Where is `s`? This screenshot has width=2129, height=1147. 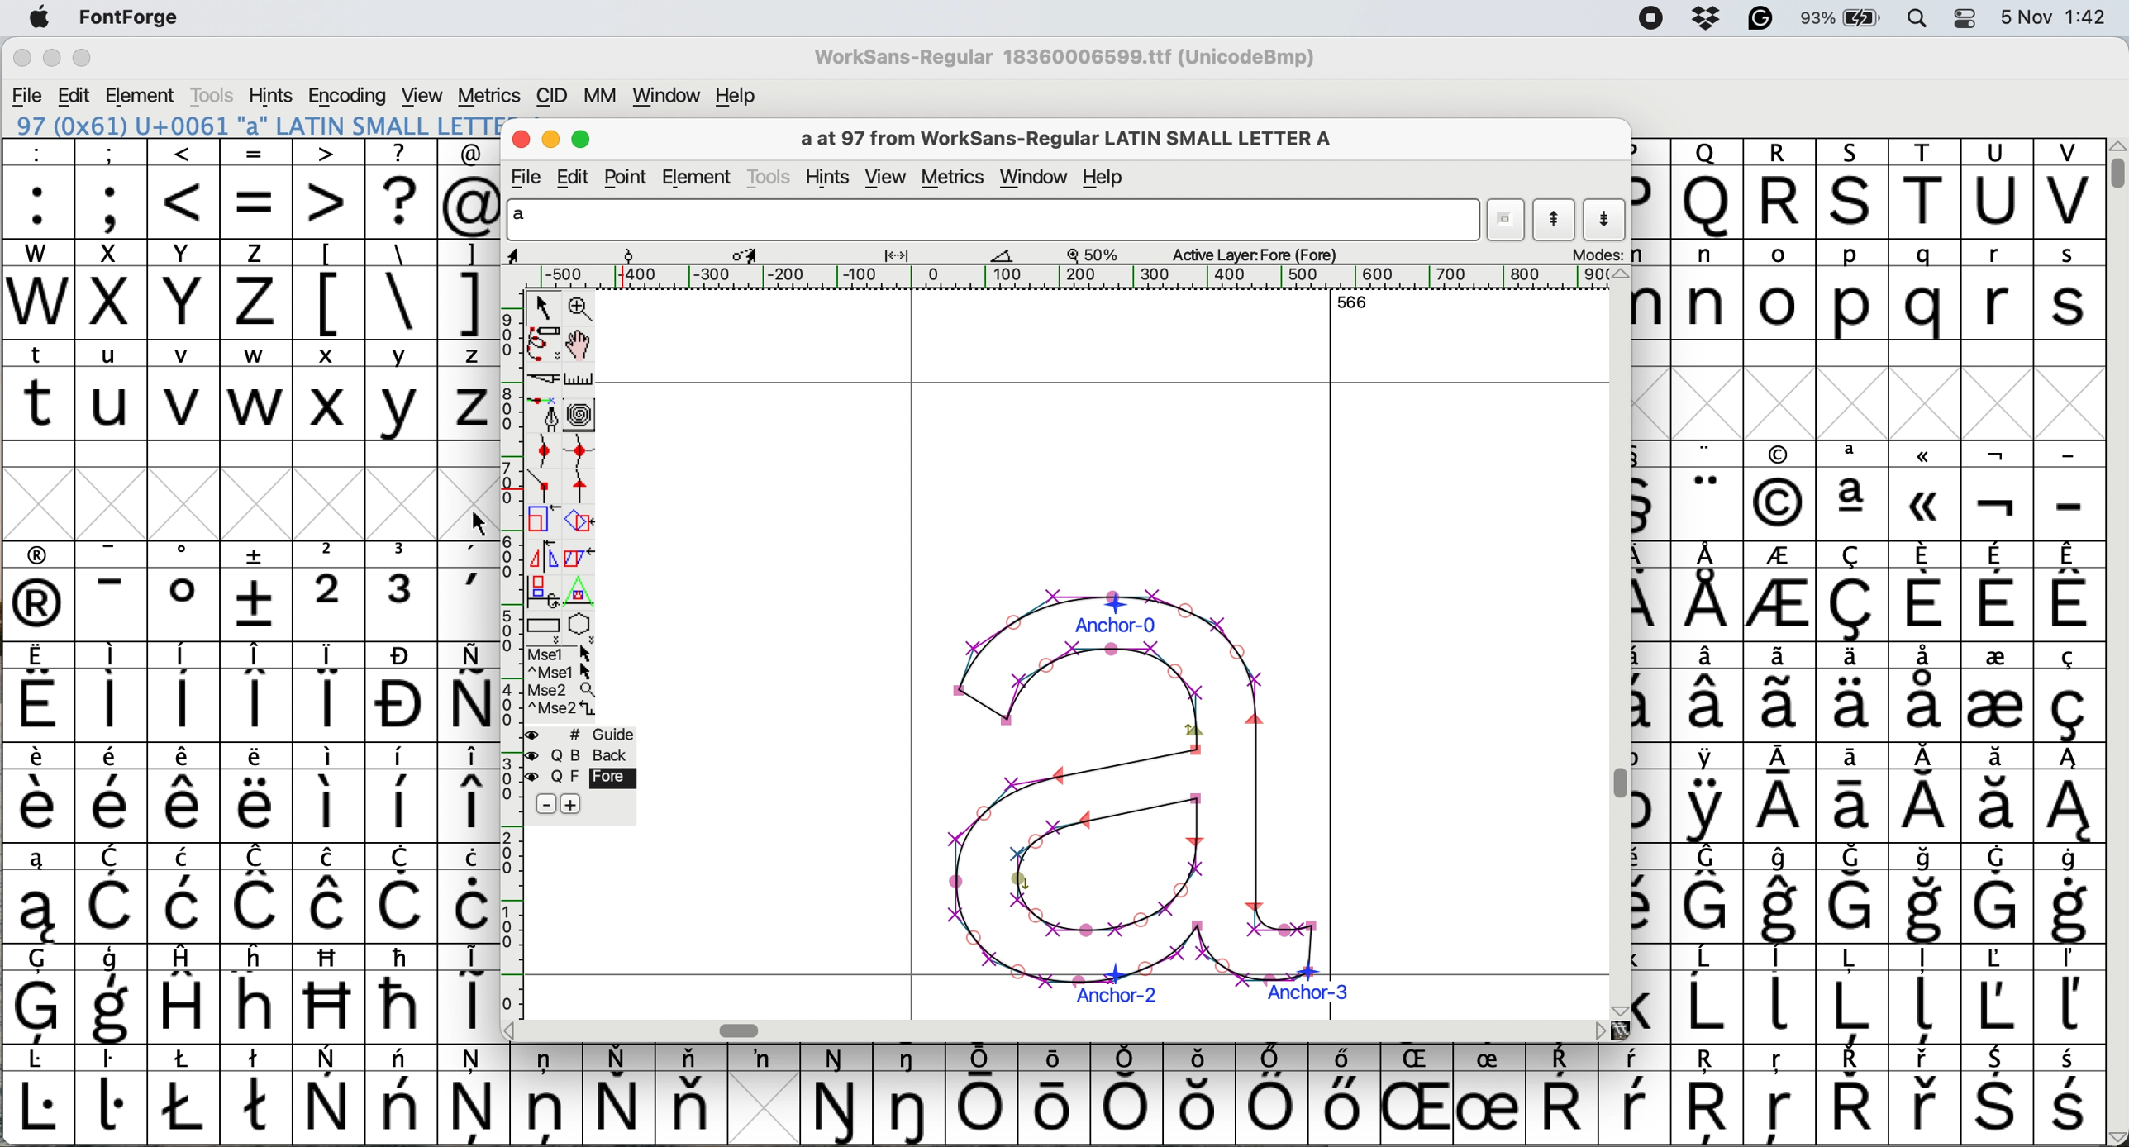
s is located at coordinates (2069, 290).